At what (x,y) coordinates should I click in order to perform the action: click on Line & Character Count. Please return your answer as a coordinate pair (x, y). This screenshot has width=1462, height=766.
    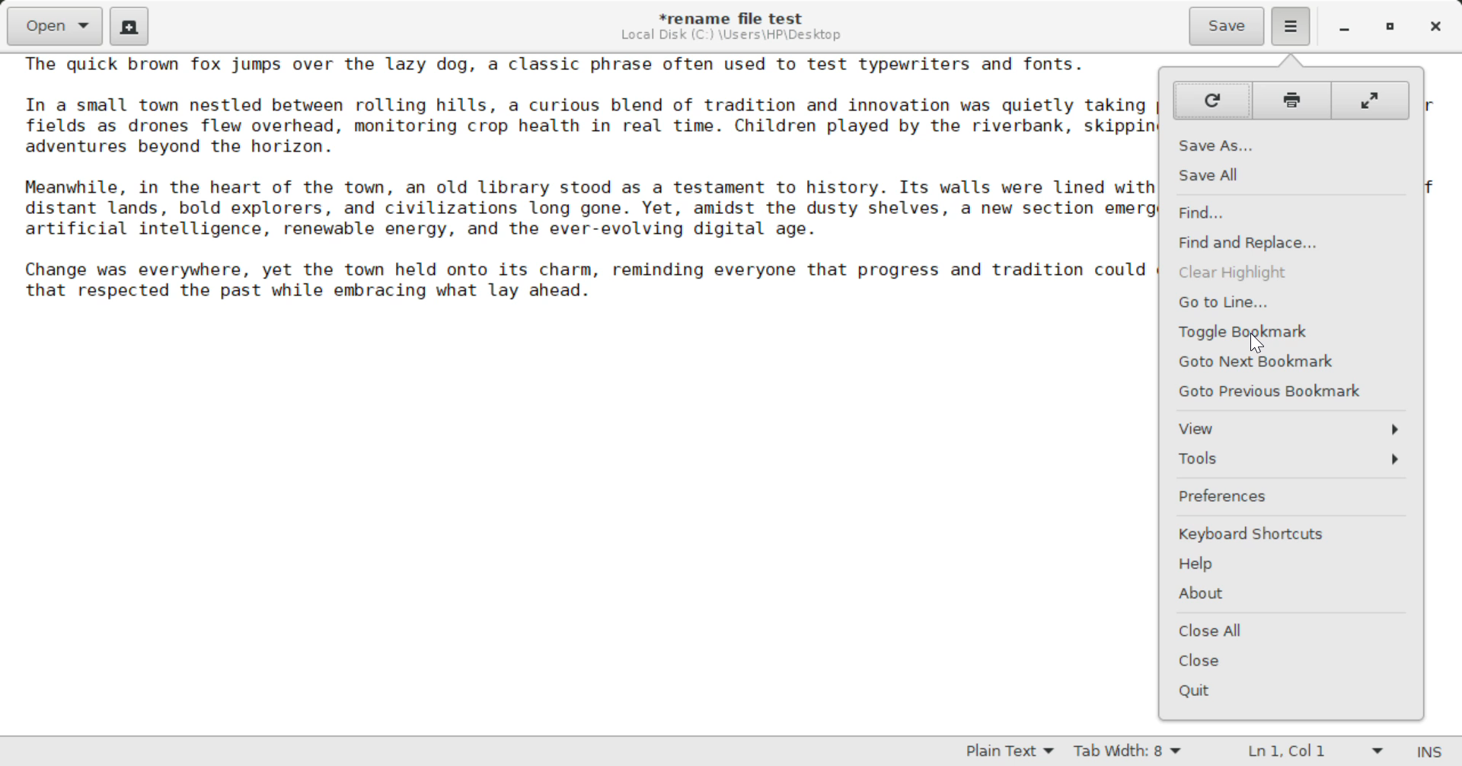
    Looking at the image, I should click on (1310, 751).